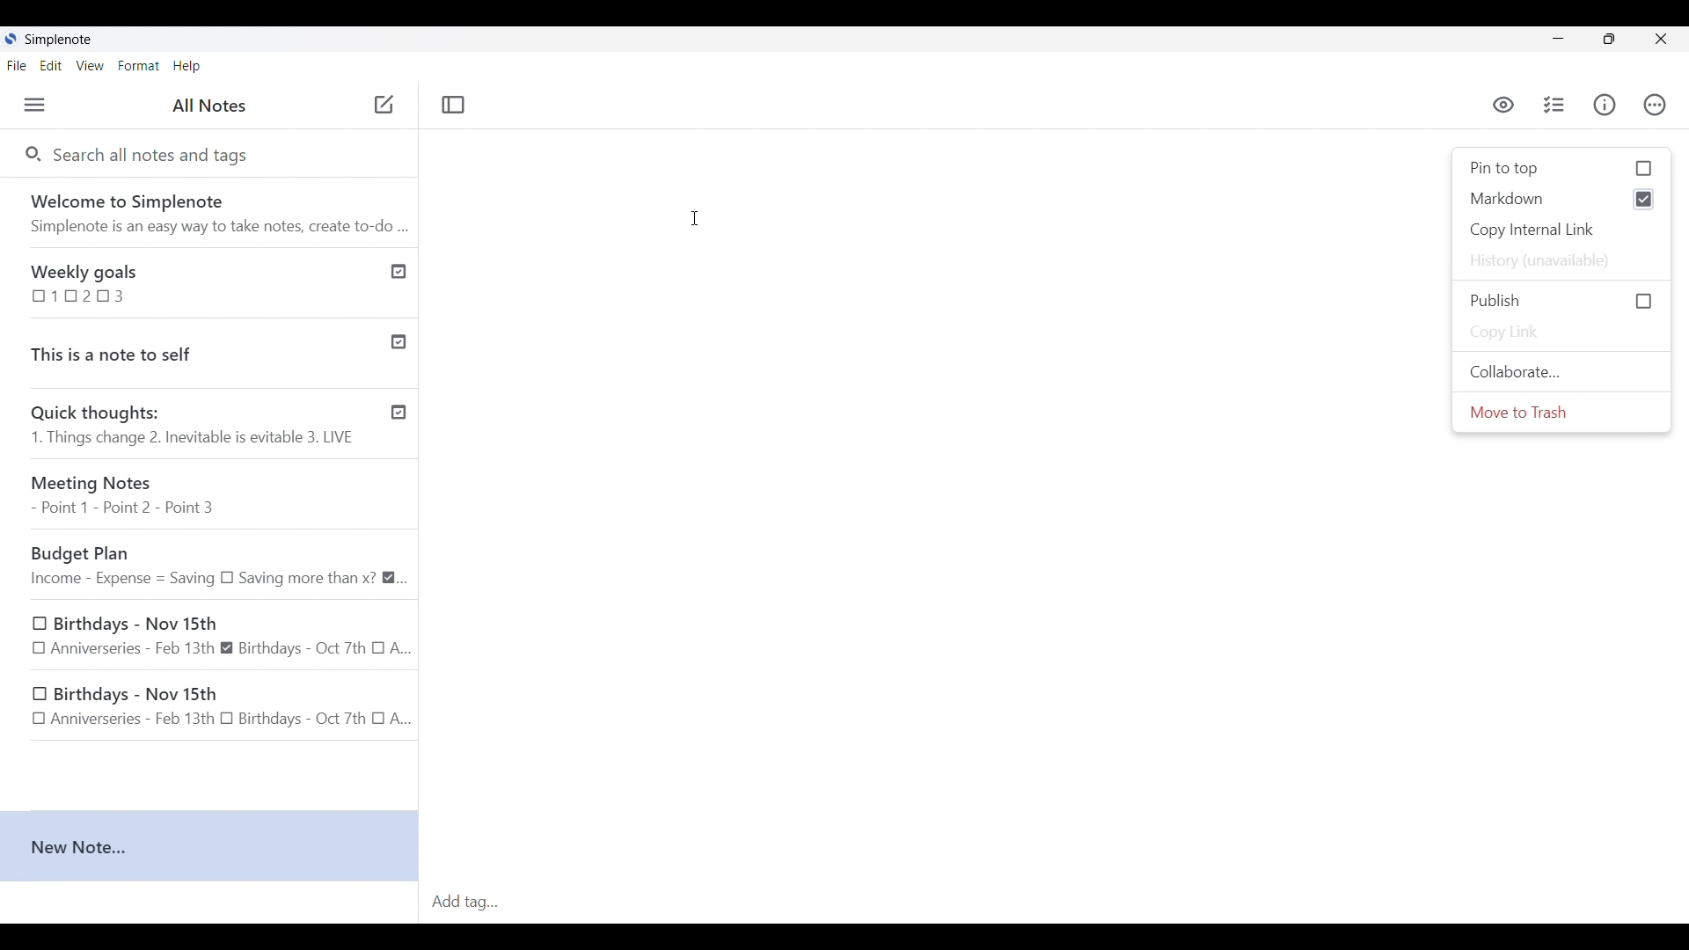 This screenshot has height=950, width=1689. I want to click on Cursor clicking on writing space, so click(695, 218).